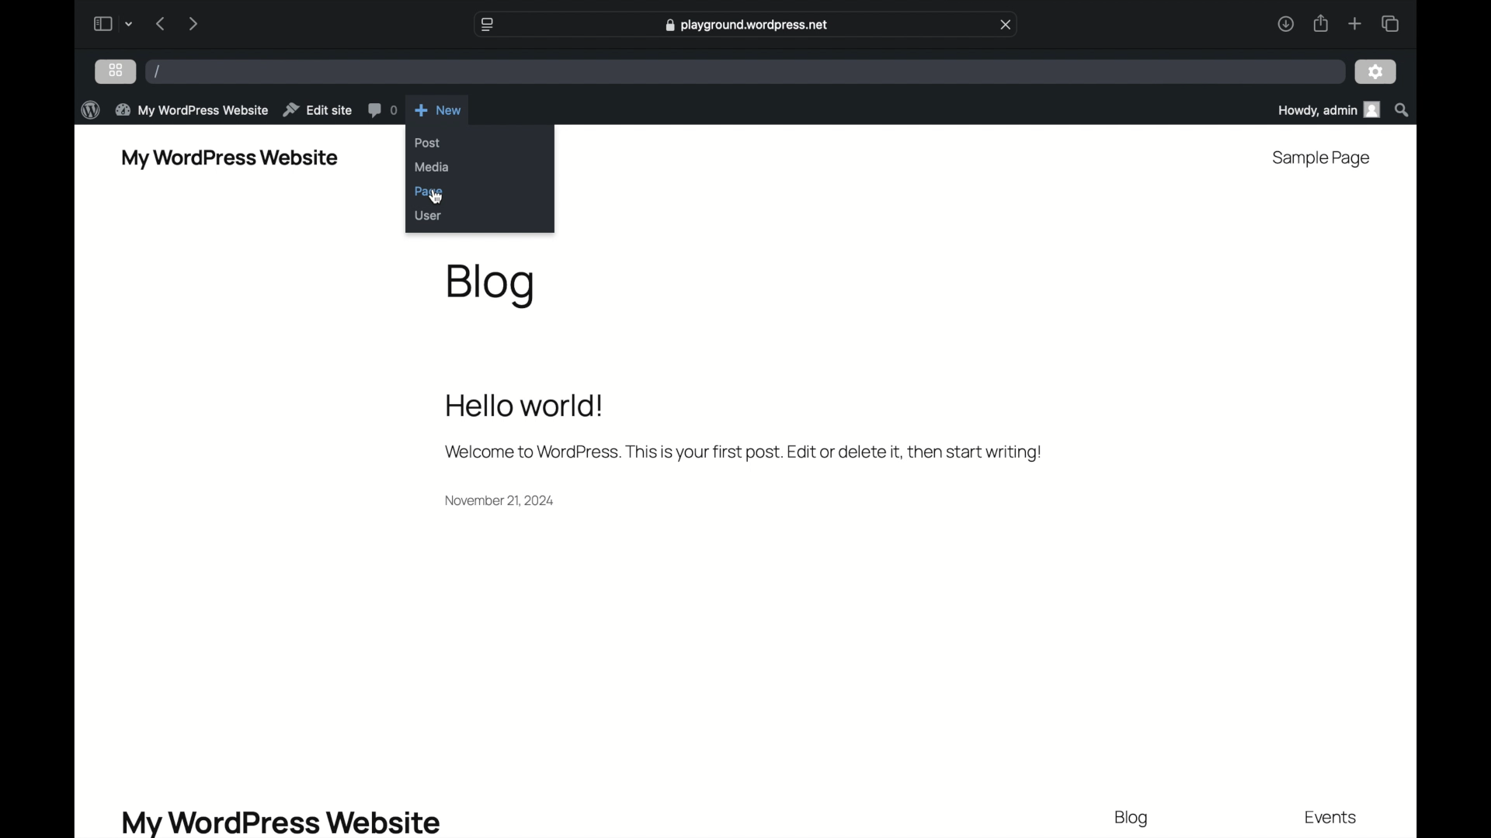 This screenshot has height=838, width=1491. What do you see at coordinates (317, 110) in the screenshot?
I see `edit site` at bounding box center [317, 110].